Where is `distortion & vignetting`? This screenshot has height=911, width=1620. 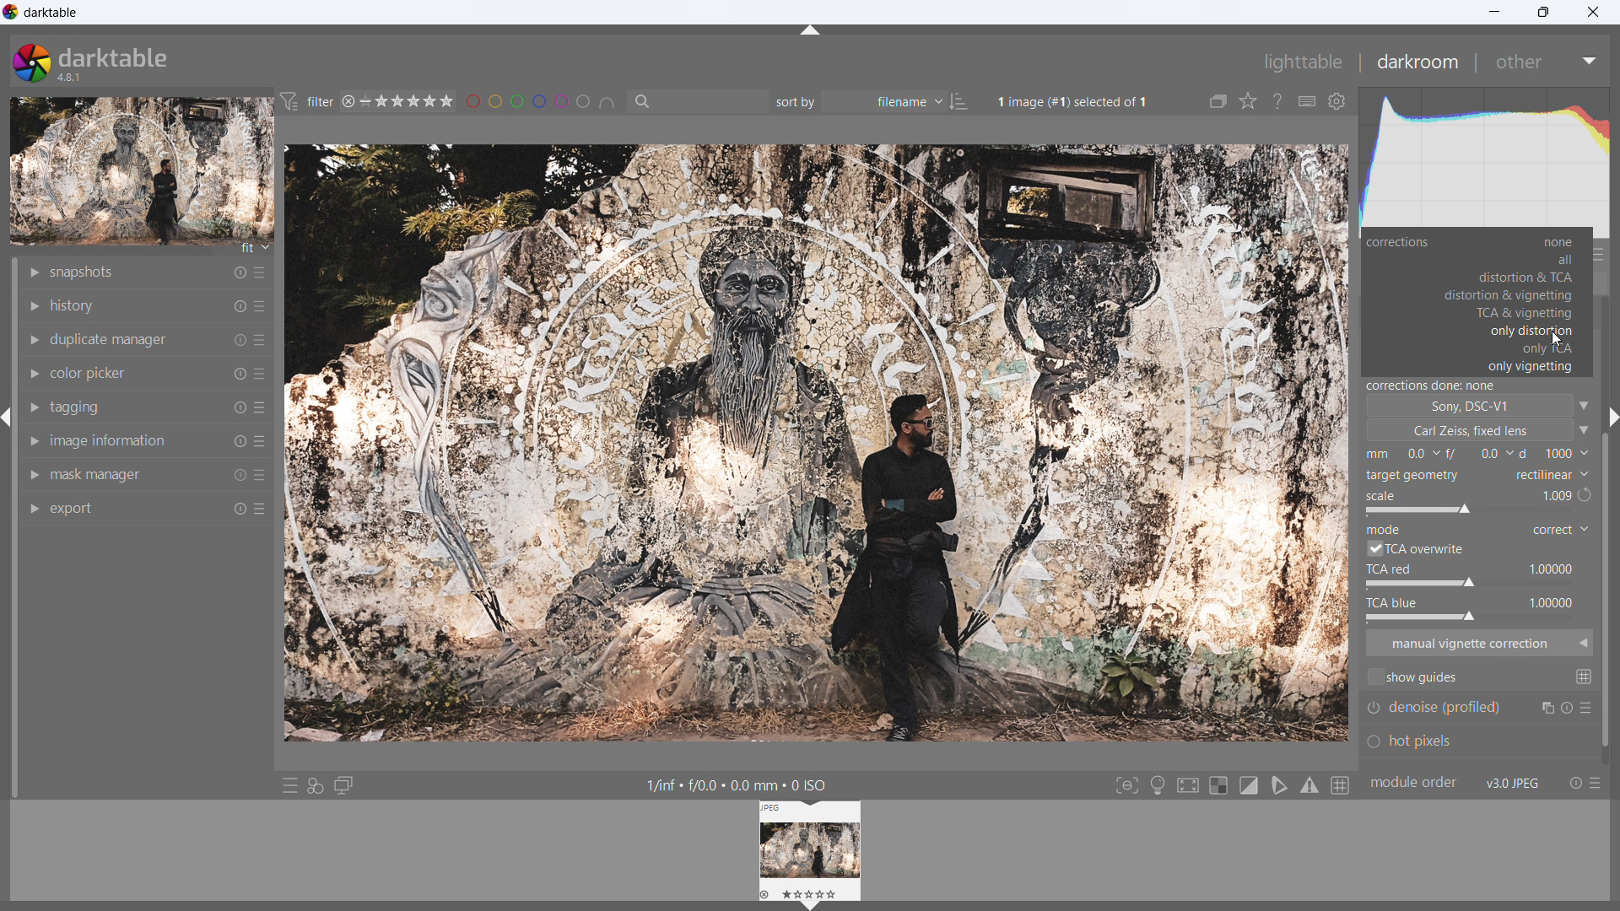
distortion & vignetting is located at coordinates (1512, 295).